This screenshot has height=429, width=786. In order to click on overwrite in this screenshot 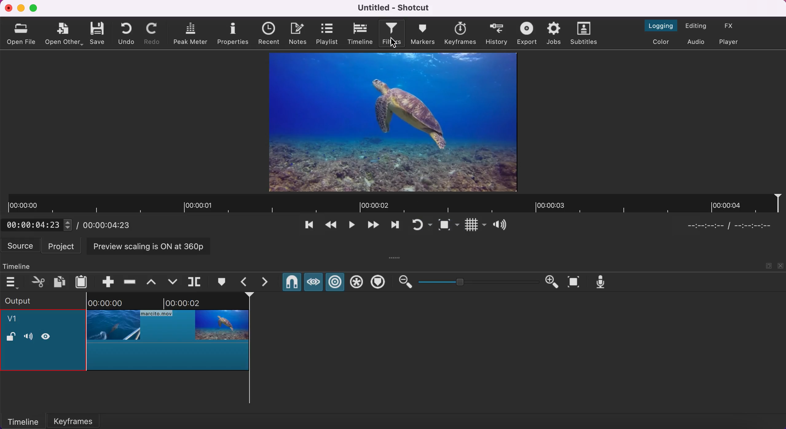, I will do `click(172, 281)`.